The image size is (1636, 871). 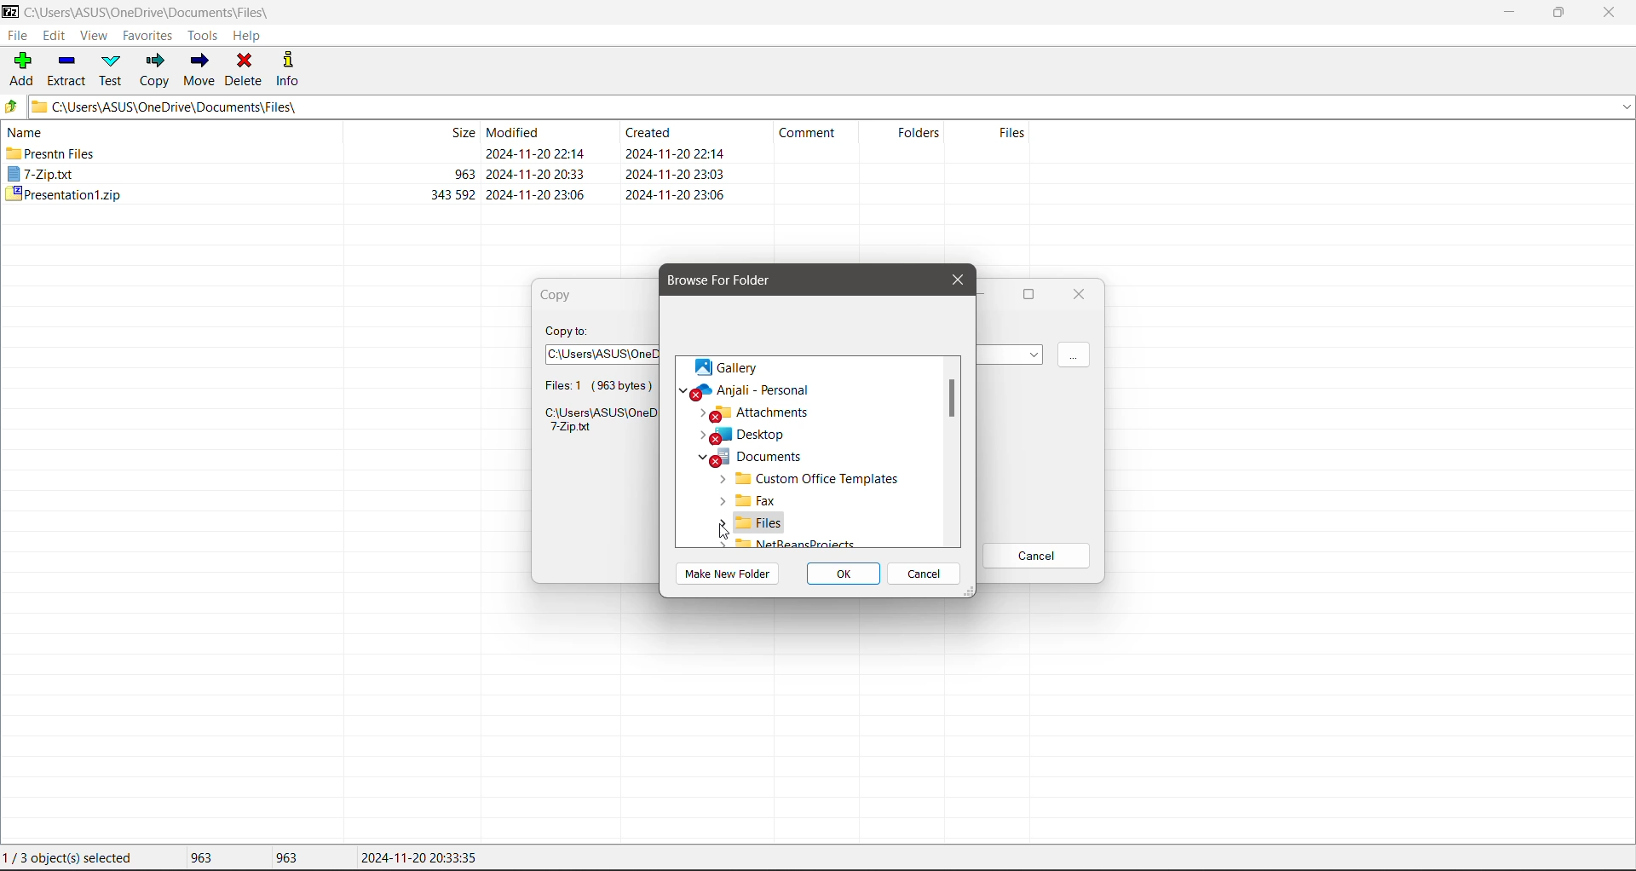 What do you see at coordinates (563, 297) in the screenshot?
I see `Copy` at bounding box center [563, 297].